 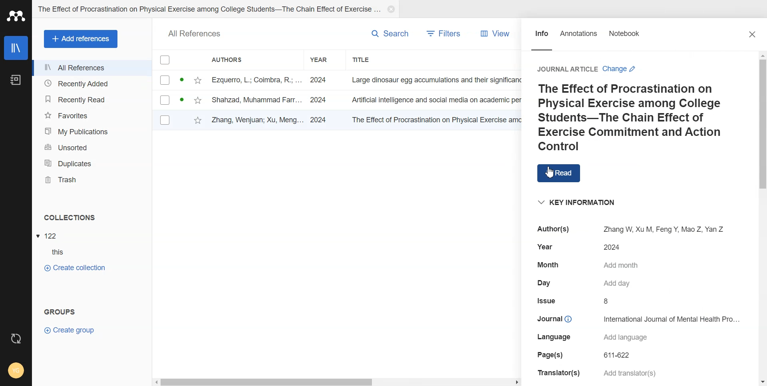 I want to click on Recently Read, so click(x=93, y=99).